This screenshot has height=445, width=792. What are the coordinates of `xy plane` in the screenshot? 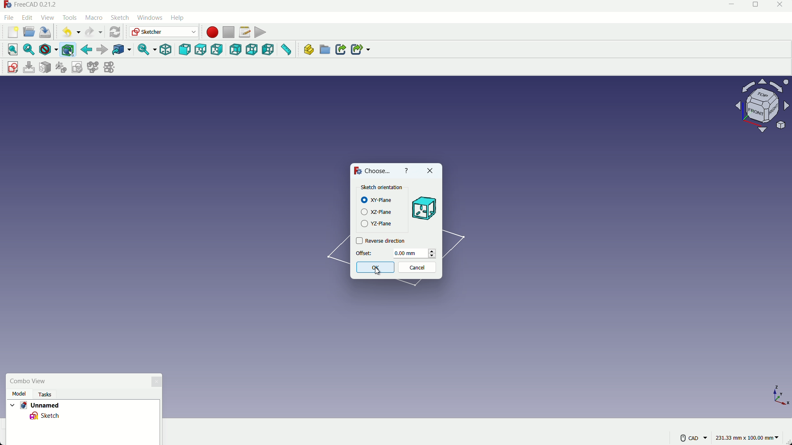 It's located at (378, 199).